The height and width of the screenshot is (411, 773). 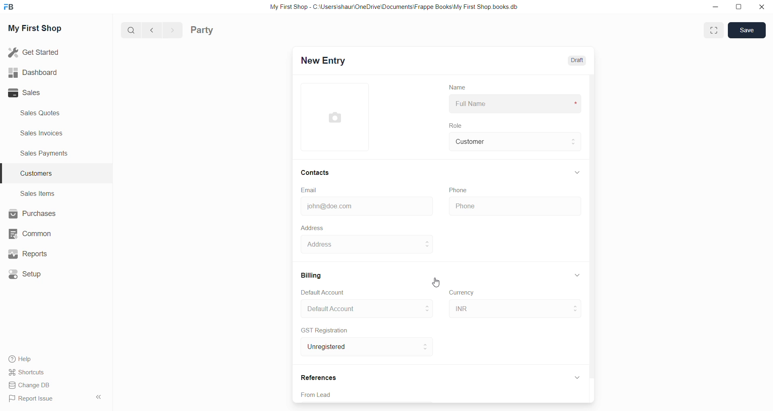 I want to click on select reference source, so click(x=444, y=395).